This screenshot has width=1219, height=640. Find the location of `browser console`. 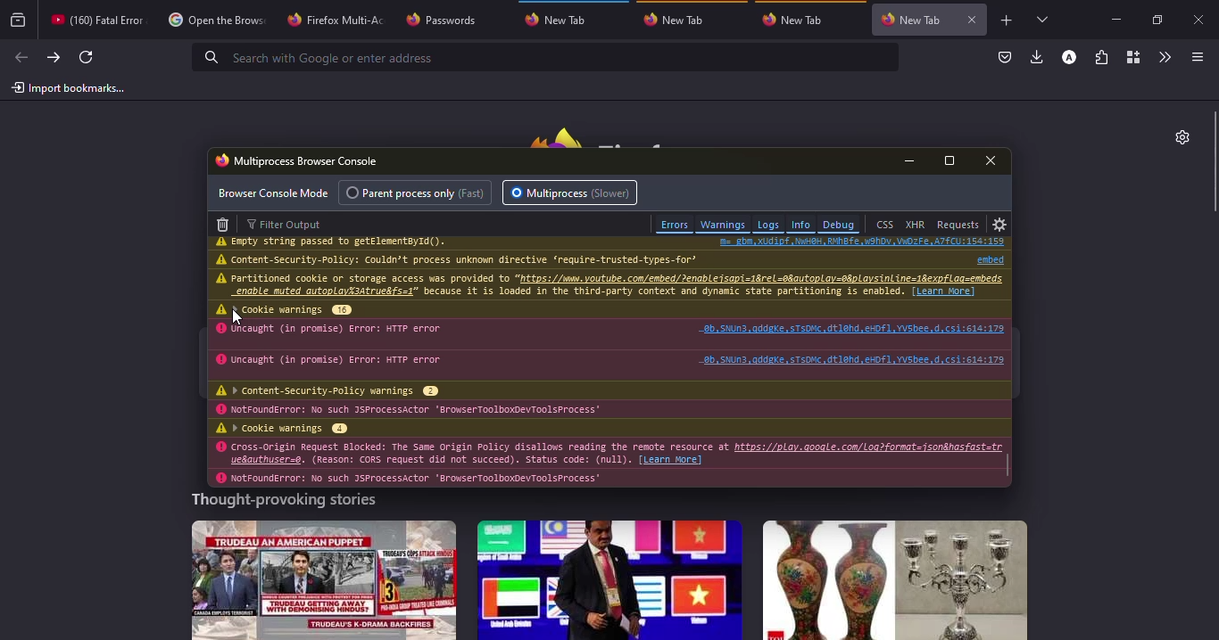

browser console is located at coordinates (298, 160).